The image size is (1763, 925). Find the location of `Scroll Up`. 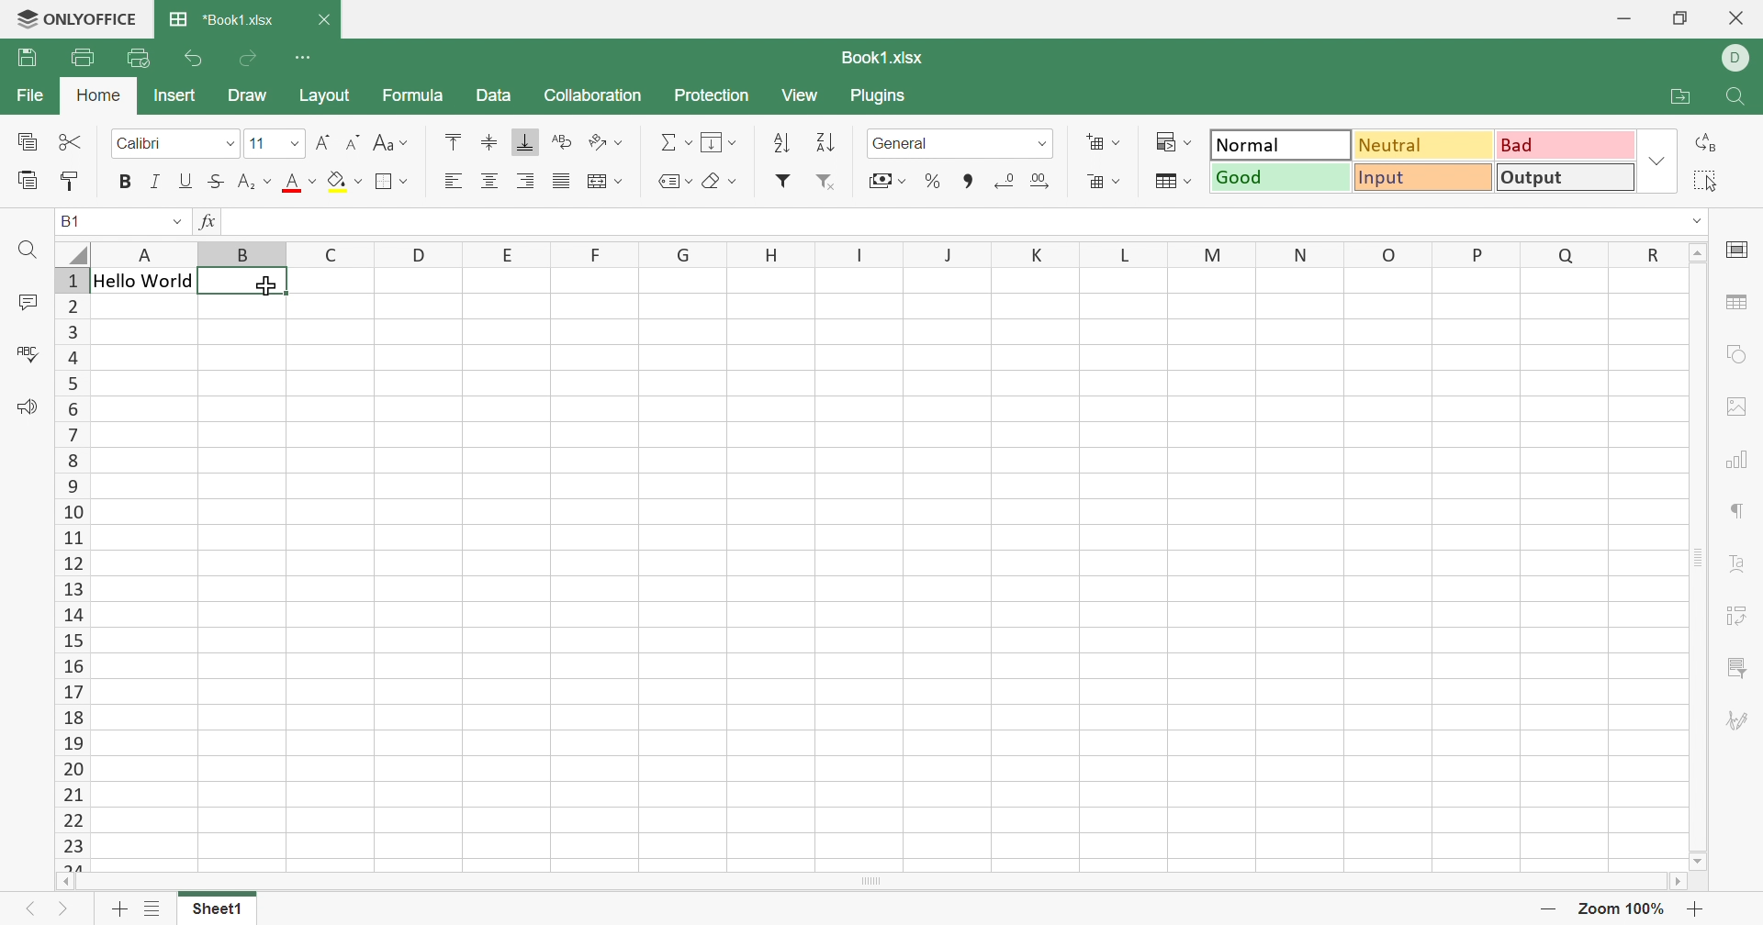

Scroll Up is located at coordinates (1692, 252).